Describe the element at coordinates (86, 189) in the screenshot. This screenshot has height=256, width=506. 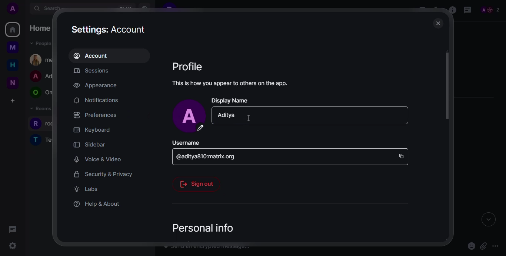
I see `labs` at that location.